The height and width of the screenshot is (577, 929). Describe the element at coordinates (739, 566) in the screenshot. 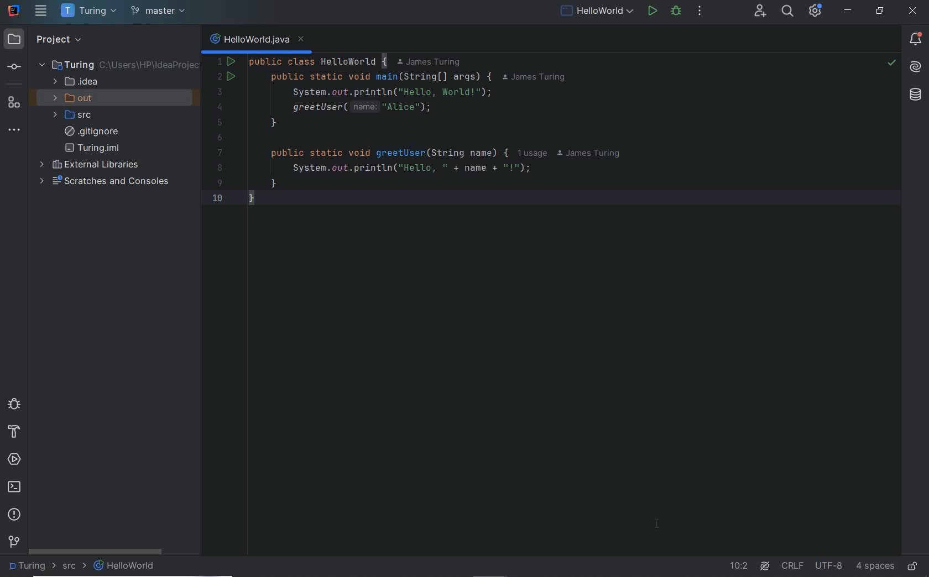

I see `go to line 10:2` at that location.